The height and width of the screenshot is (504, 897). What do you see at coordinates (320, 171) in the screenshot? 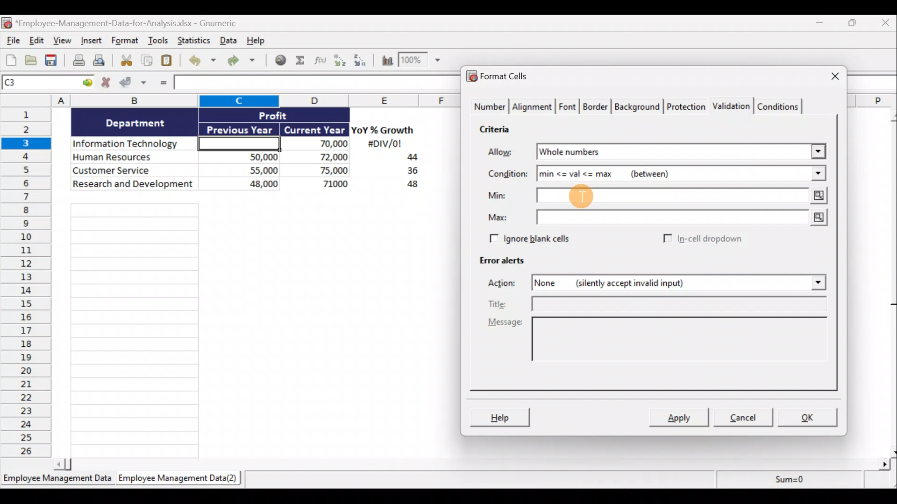
I see `75,000` at bounding box center [320, 171].